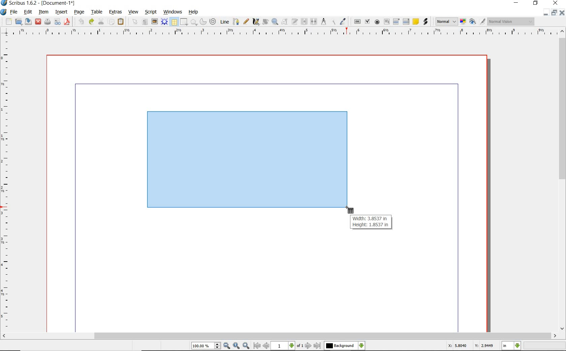 Image resolution: width=566 pixels, height=351 pixels. I want to click on pdf push button, so click(357, 21).